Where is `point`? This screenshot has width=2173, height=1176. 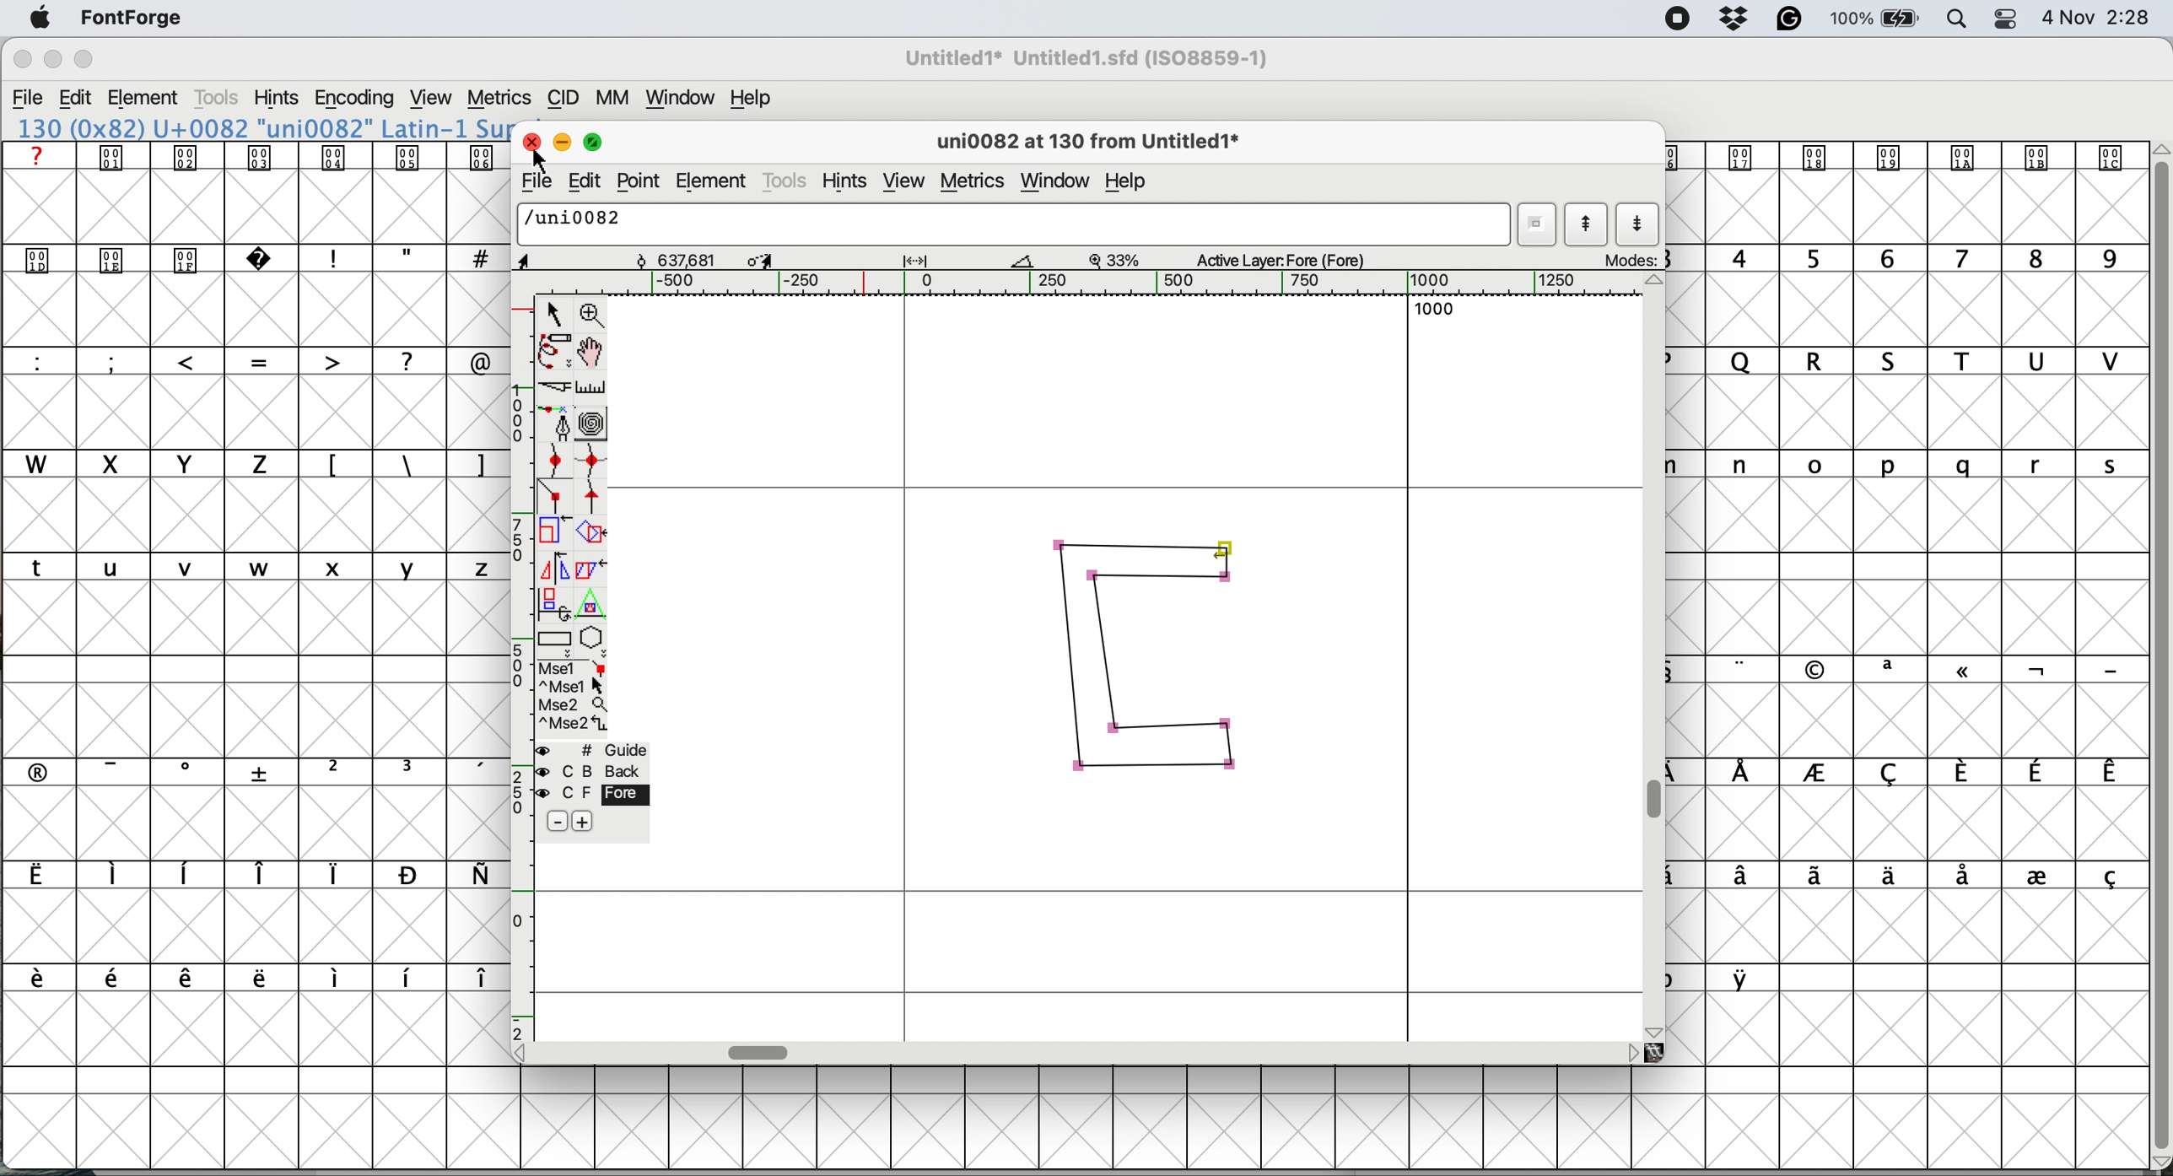
point is located at coordinates (639, 181).